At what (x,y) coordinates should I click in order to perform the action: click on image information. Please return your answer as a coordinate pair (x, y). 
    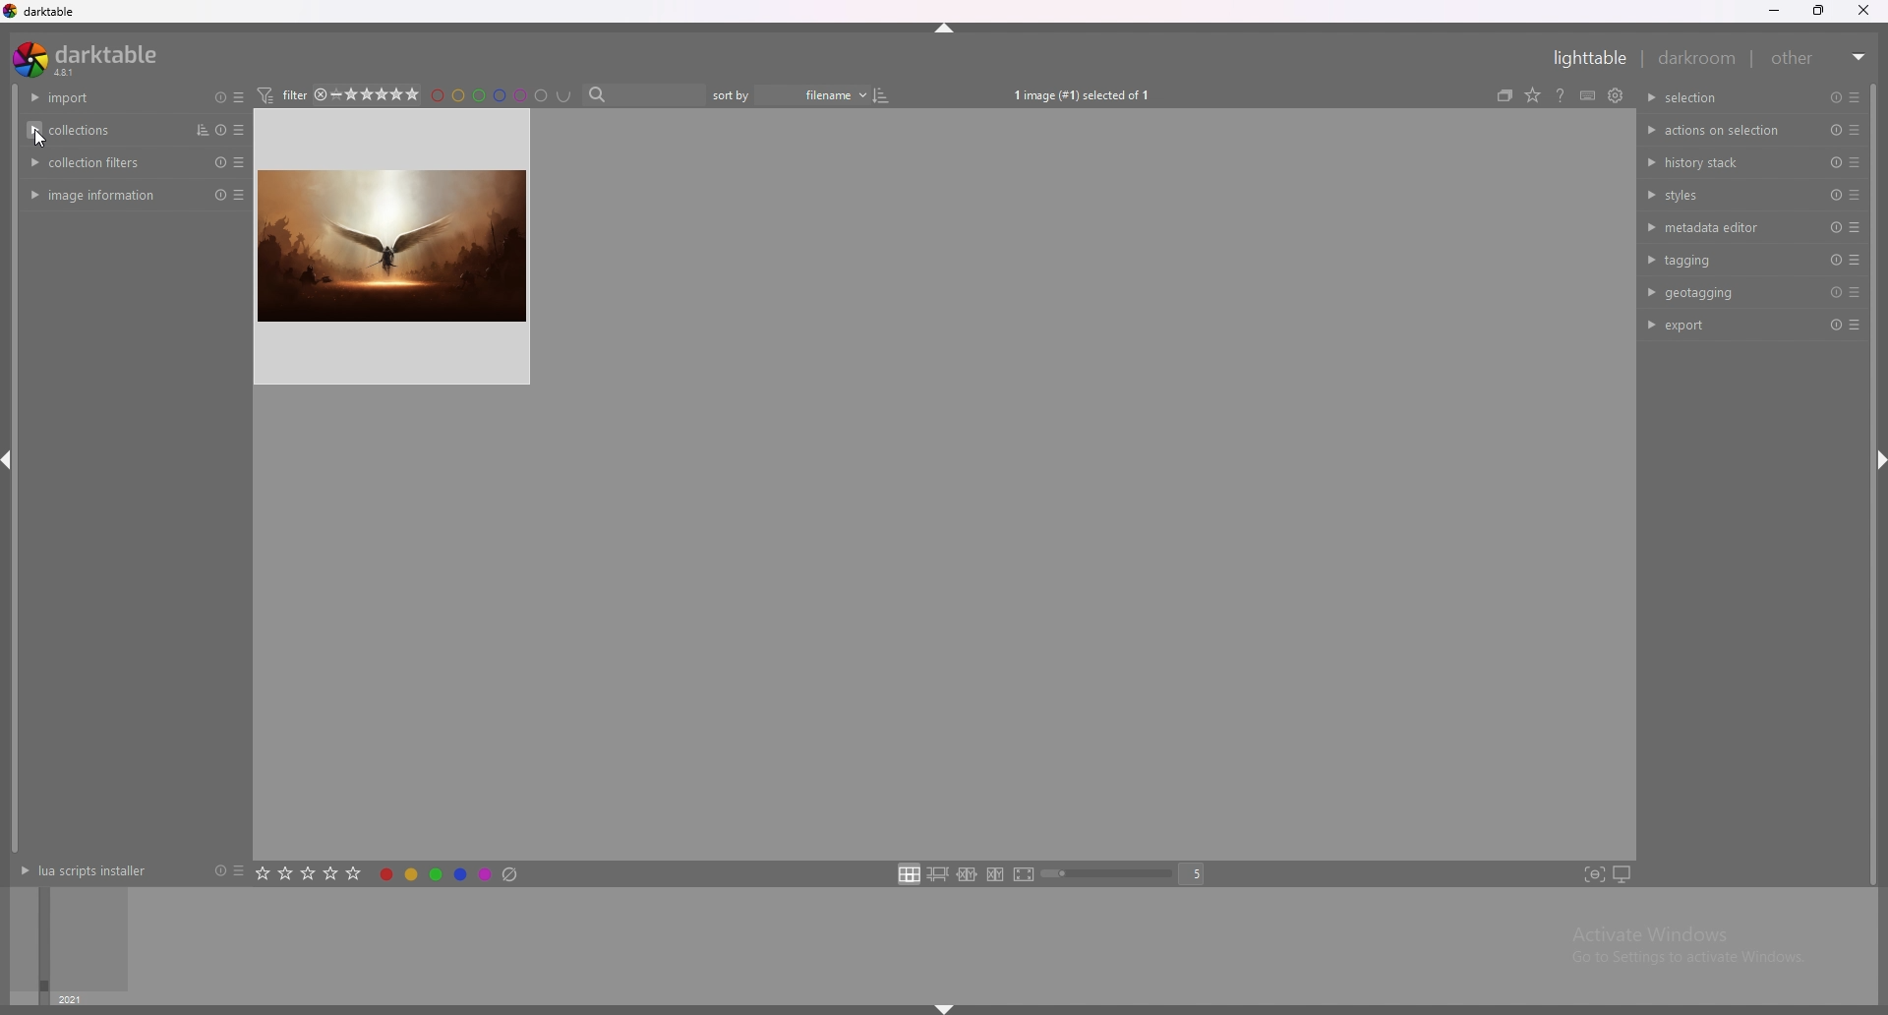
    Looking at the image, I should click on (103, 196).